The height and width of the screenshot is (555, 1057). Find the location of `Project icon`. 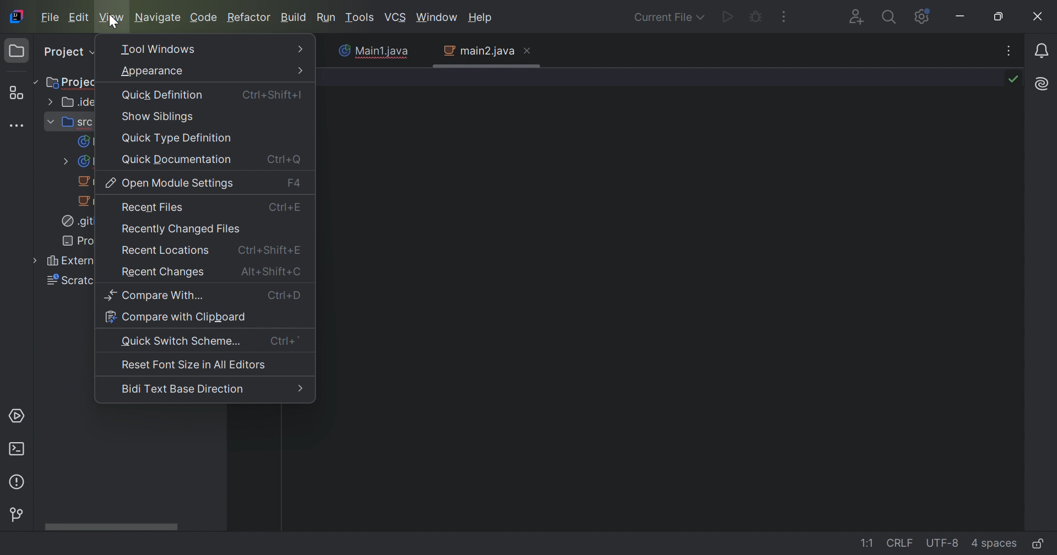

Project icon is located at coordinates (17, 51).